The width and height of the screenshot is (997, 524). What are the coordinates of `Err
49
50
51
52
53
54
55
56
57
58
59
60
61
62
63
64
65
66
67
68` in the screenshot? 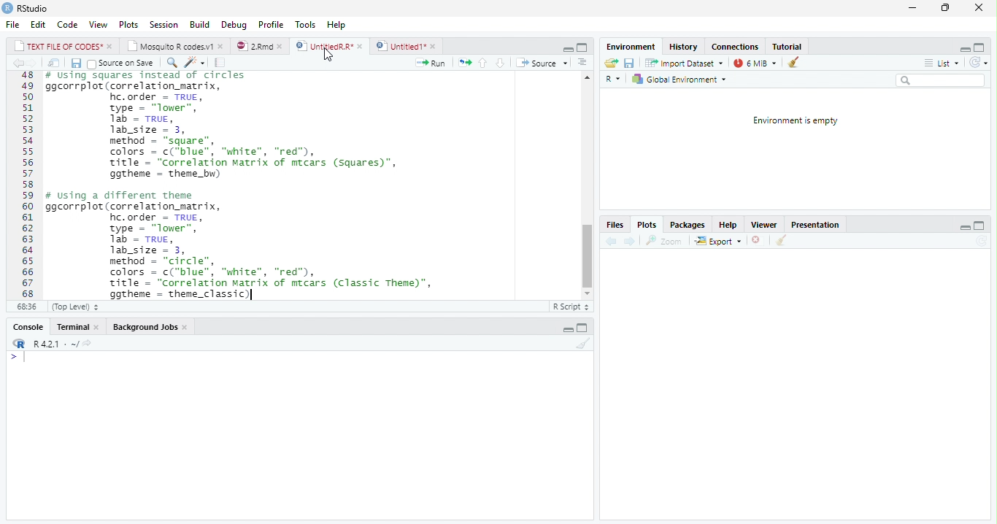 It's located at (23, 185).